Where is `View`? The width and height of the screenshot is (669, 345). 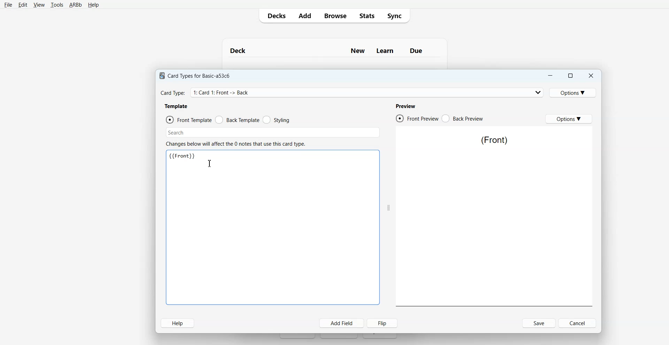
View is located at coordinates (39, 5).